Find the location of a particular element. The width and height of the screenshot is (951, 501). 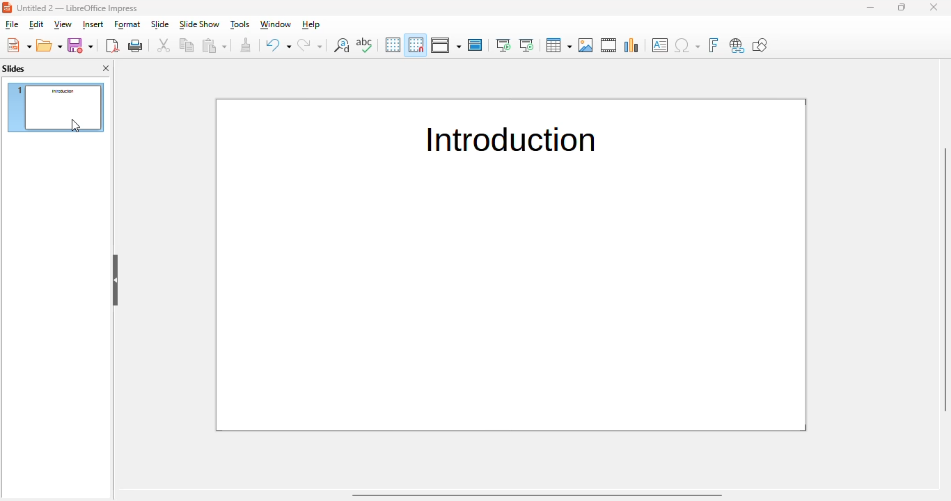

close pane is located at coordinates (106, 67).